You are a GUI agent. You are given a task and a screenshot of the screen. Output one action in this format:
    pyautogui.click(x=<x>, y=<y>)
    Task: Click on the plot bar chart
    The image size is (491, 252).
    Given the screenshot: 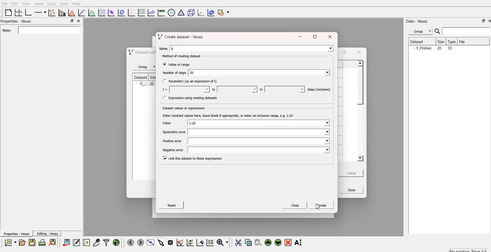 What is the action you would take?
    pyautogui.click(x=61, y=13)
    